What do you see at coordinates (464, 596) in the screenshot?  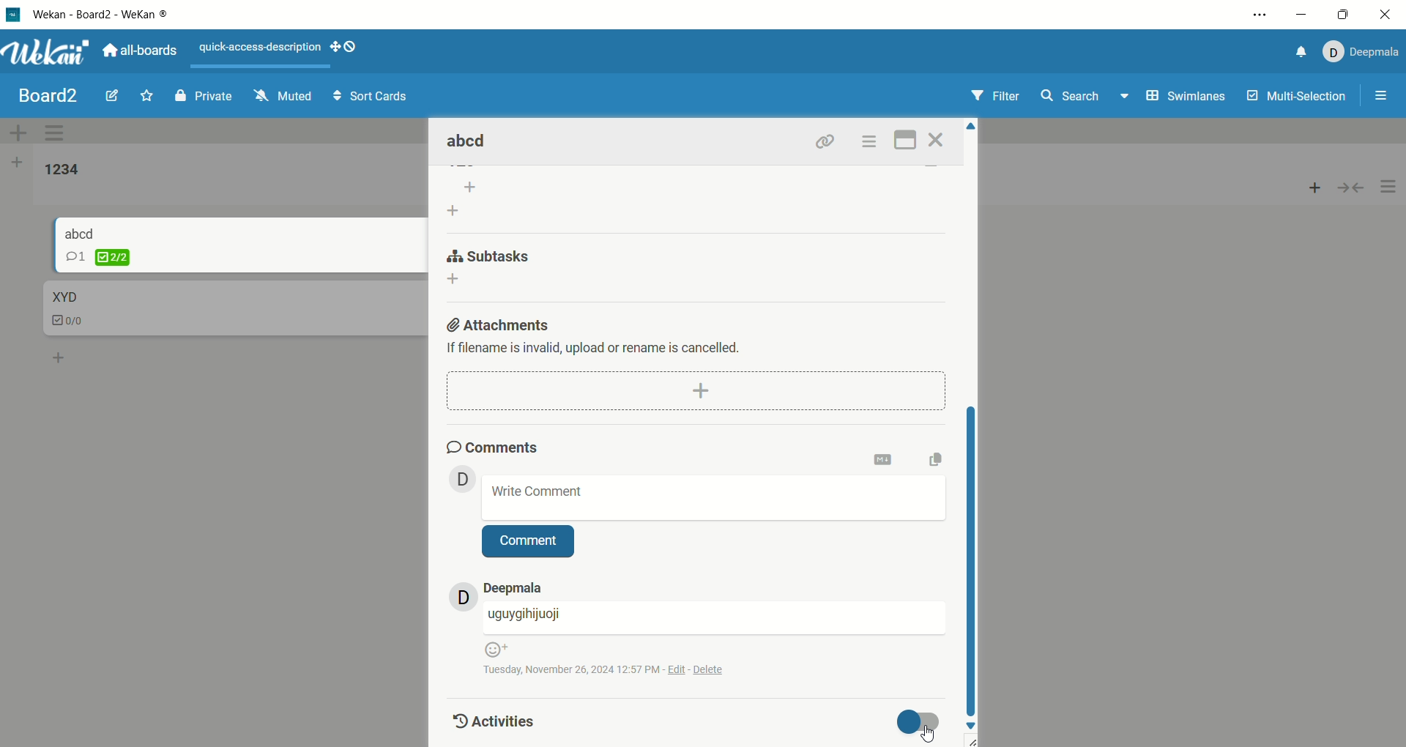 I see `avatar` at bounding box center [464, 596].